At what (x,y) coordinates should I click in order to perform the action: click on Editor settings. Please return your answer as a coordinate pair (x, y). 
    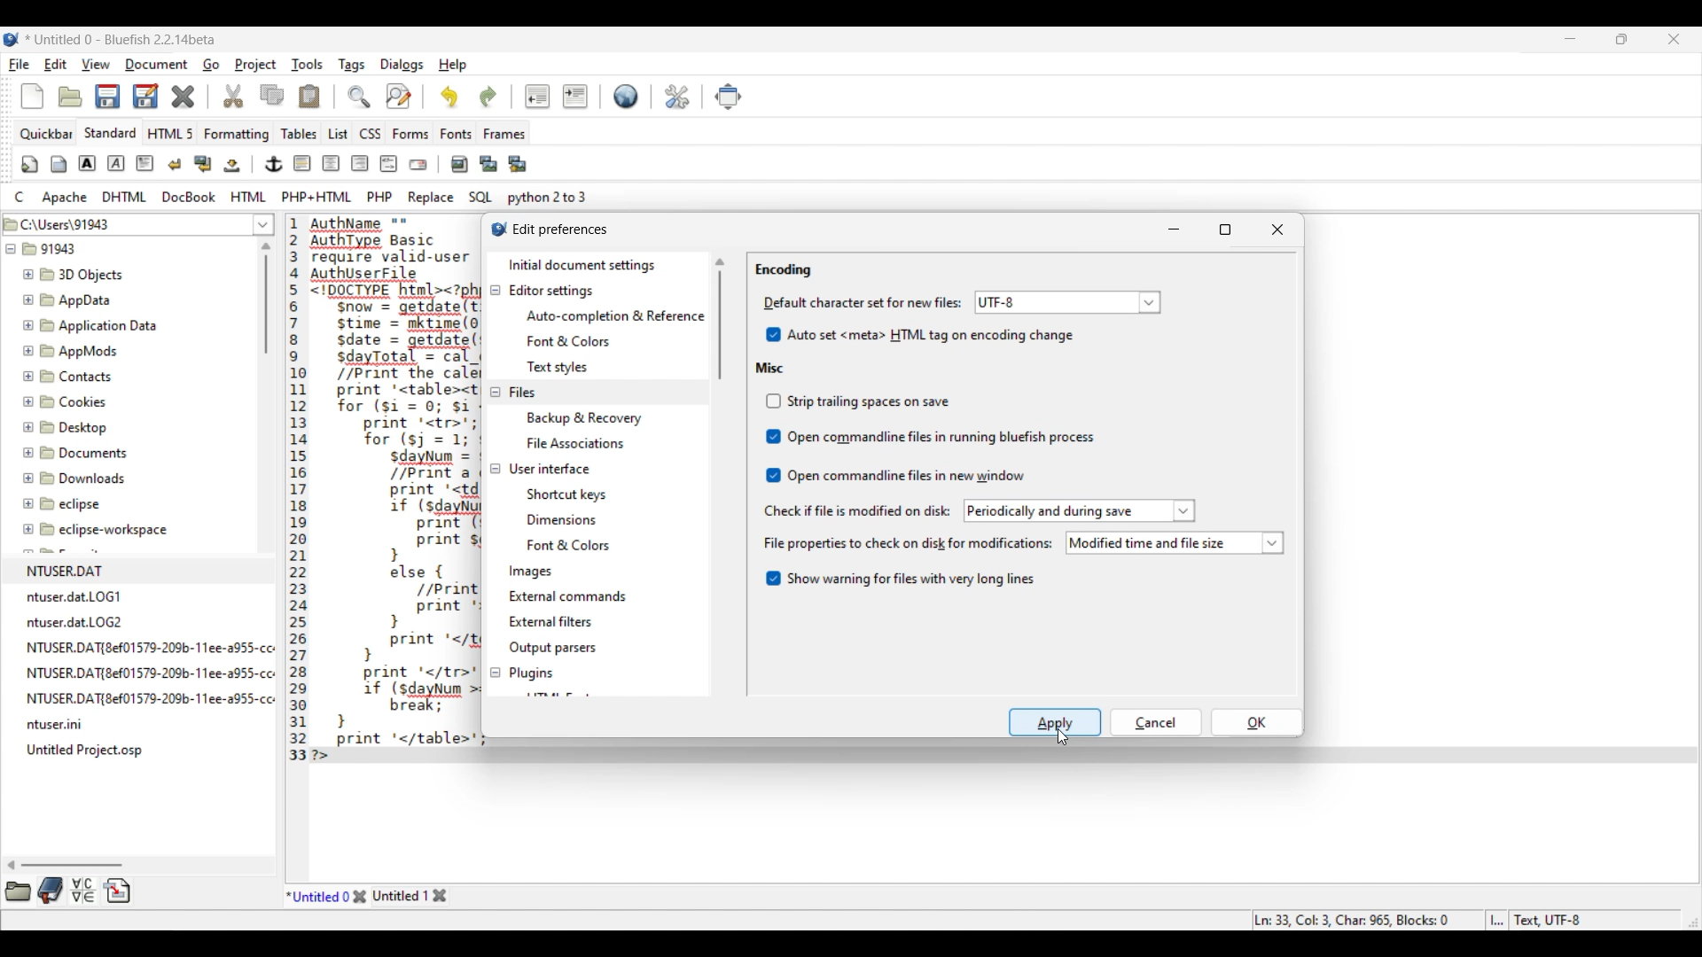
    Looking at the image, I should click on (553, 291).